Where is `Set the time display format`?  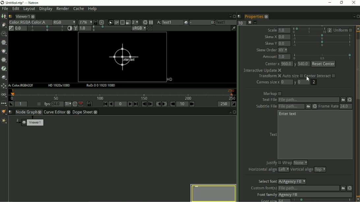 Set the time display format is located at coordinates (68, 104).